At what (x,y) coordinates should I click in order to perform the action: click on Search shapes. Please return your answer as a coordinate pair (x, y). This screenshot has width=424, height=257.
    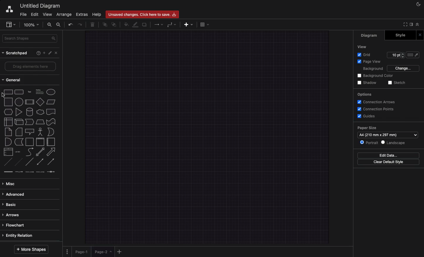
    Looking at the image, I should click on (31, 38).